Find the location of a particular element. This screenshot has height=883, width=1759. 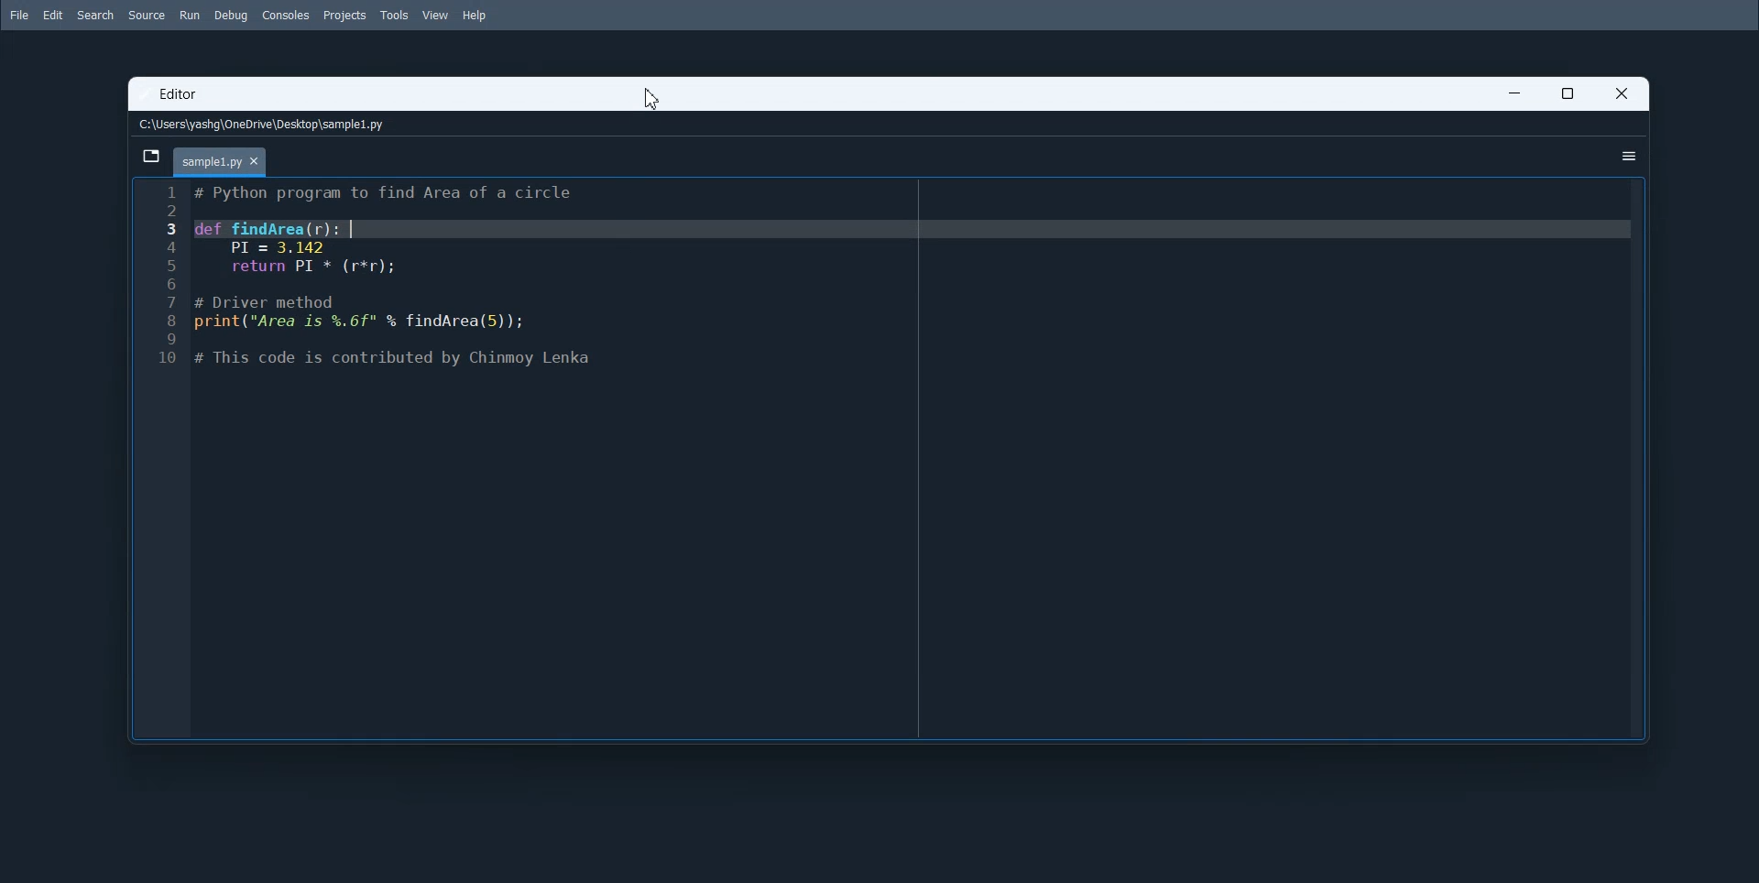

Help is located at coordinates (475, 16).